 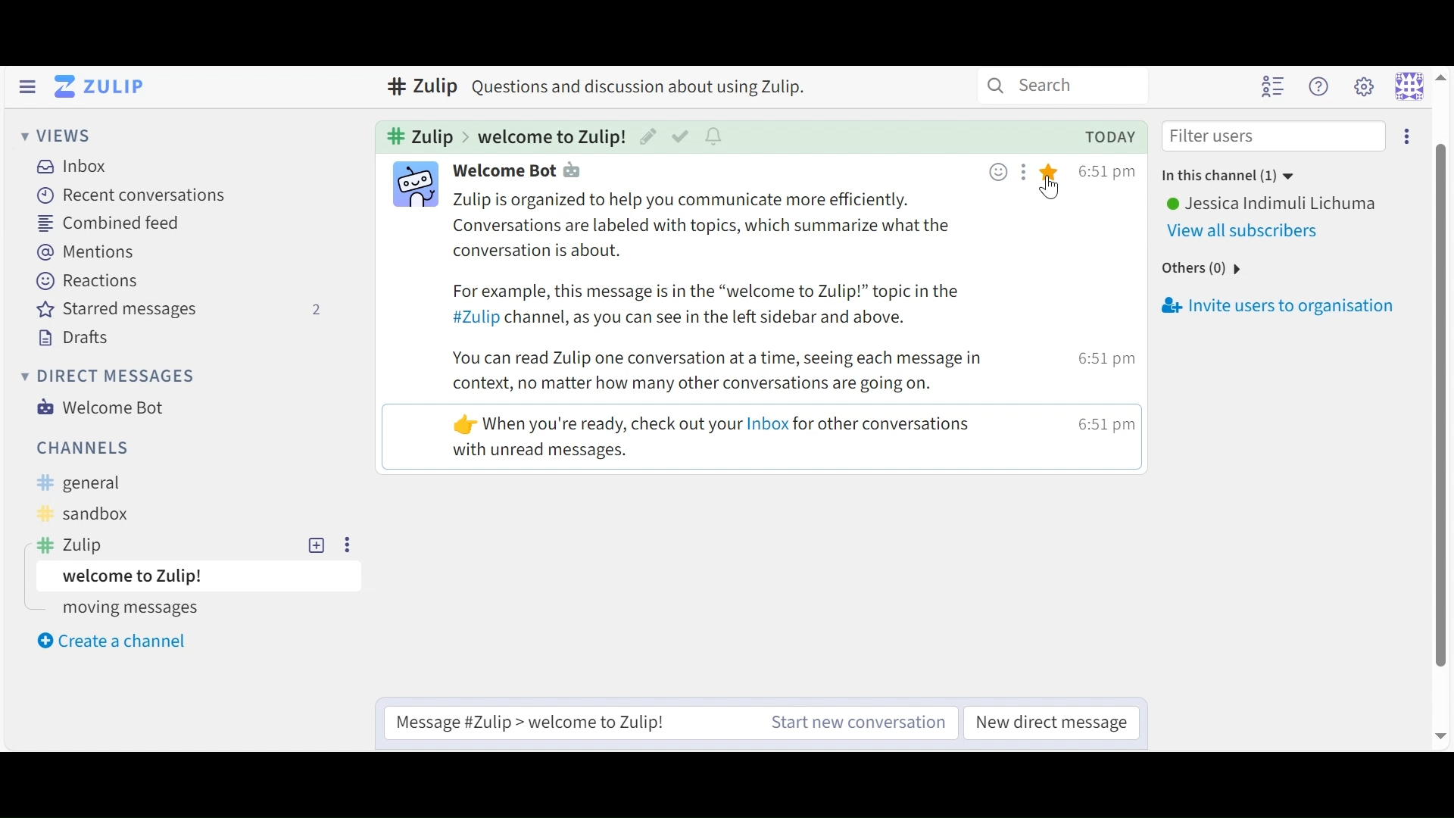 What do you see at coordinates (89, 514) in the screenshot?
I see `Sandbox` at bounding box center [89, 514].